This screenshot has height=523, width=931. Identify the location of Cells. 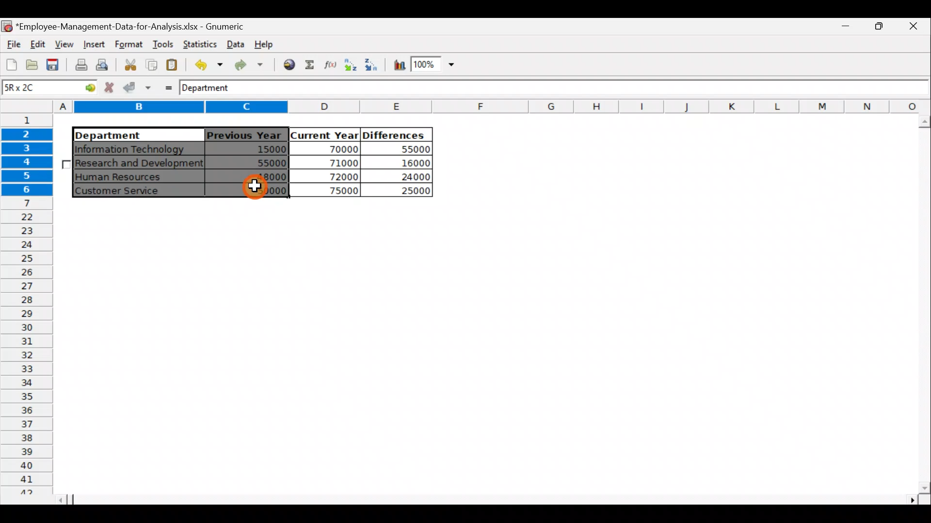
(484, 349).